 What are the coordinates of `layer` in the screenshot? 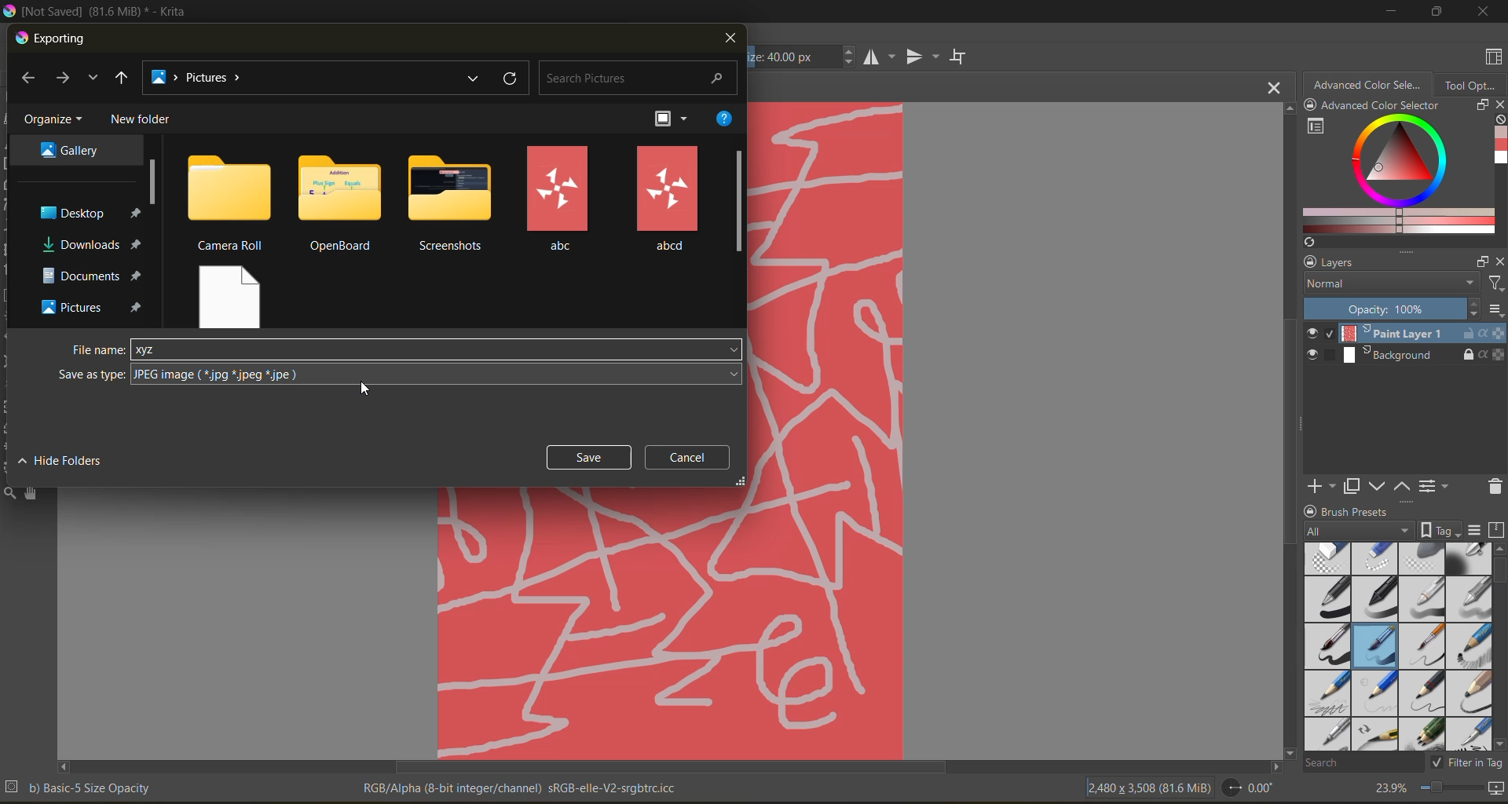 It's located at (1406, 356).